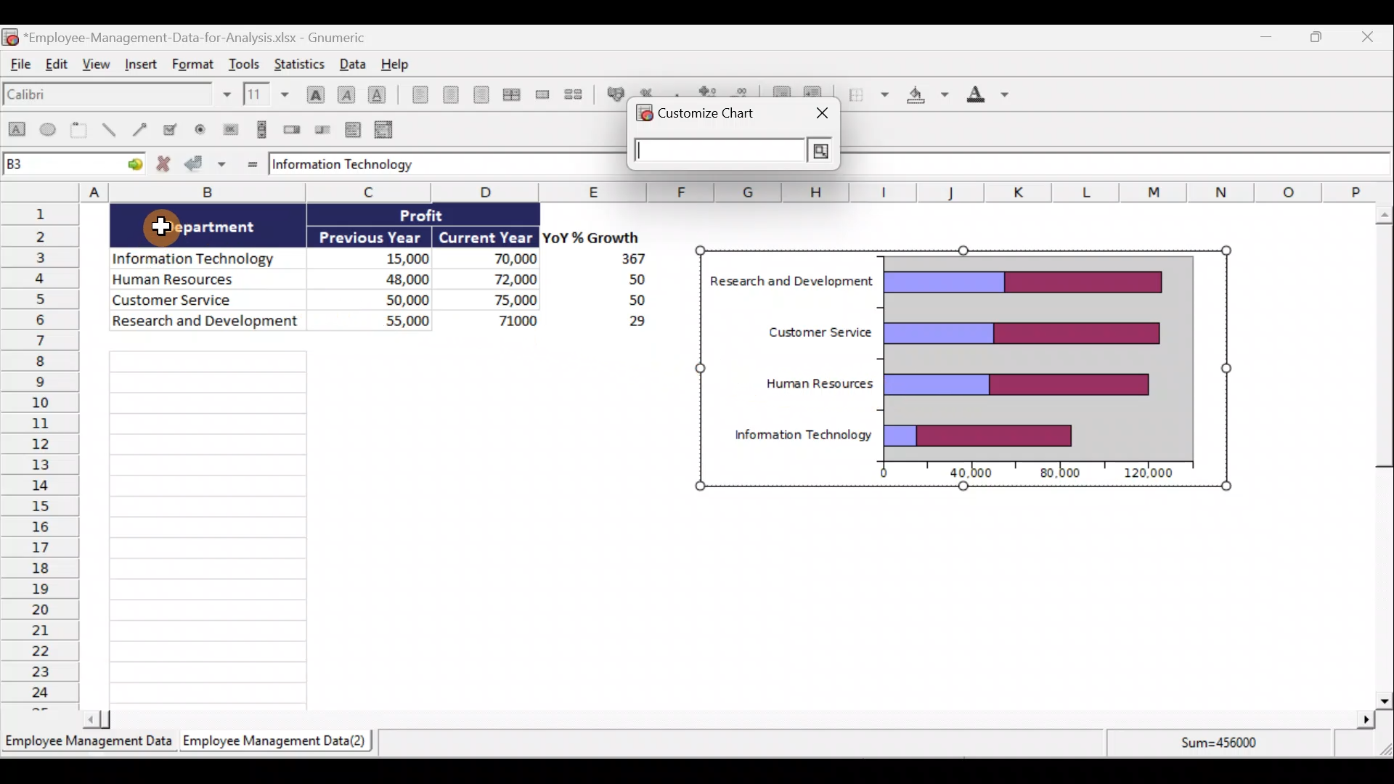 This screenshot has height=784, width=1394. What do you see at coordinates (203, 128) in the screenshot?
I see `Create a radio button` at bounding box center [203, 128].